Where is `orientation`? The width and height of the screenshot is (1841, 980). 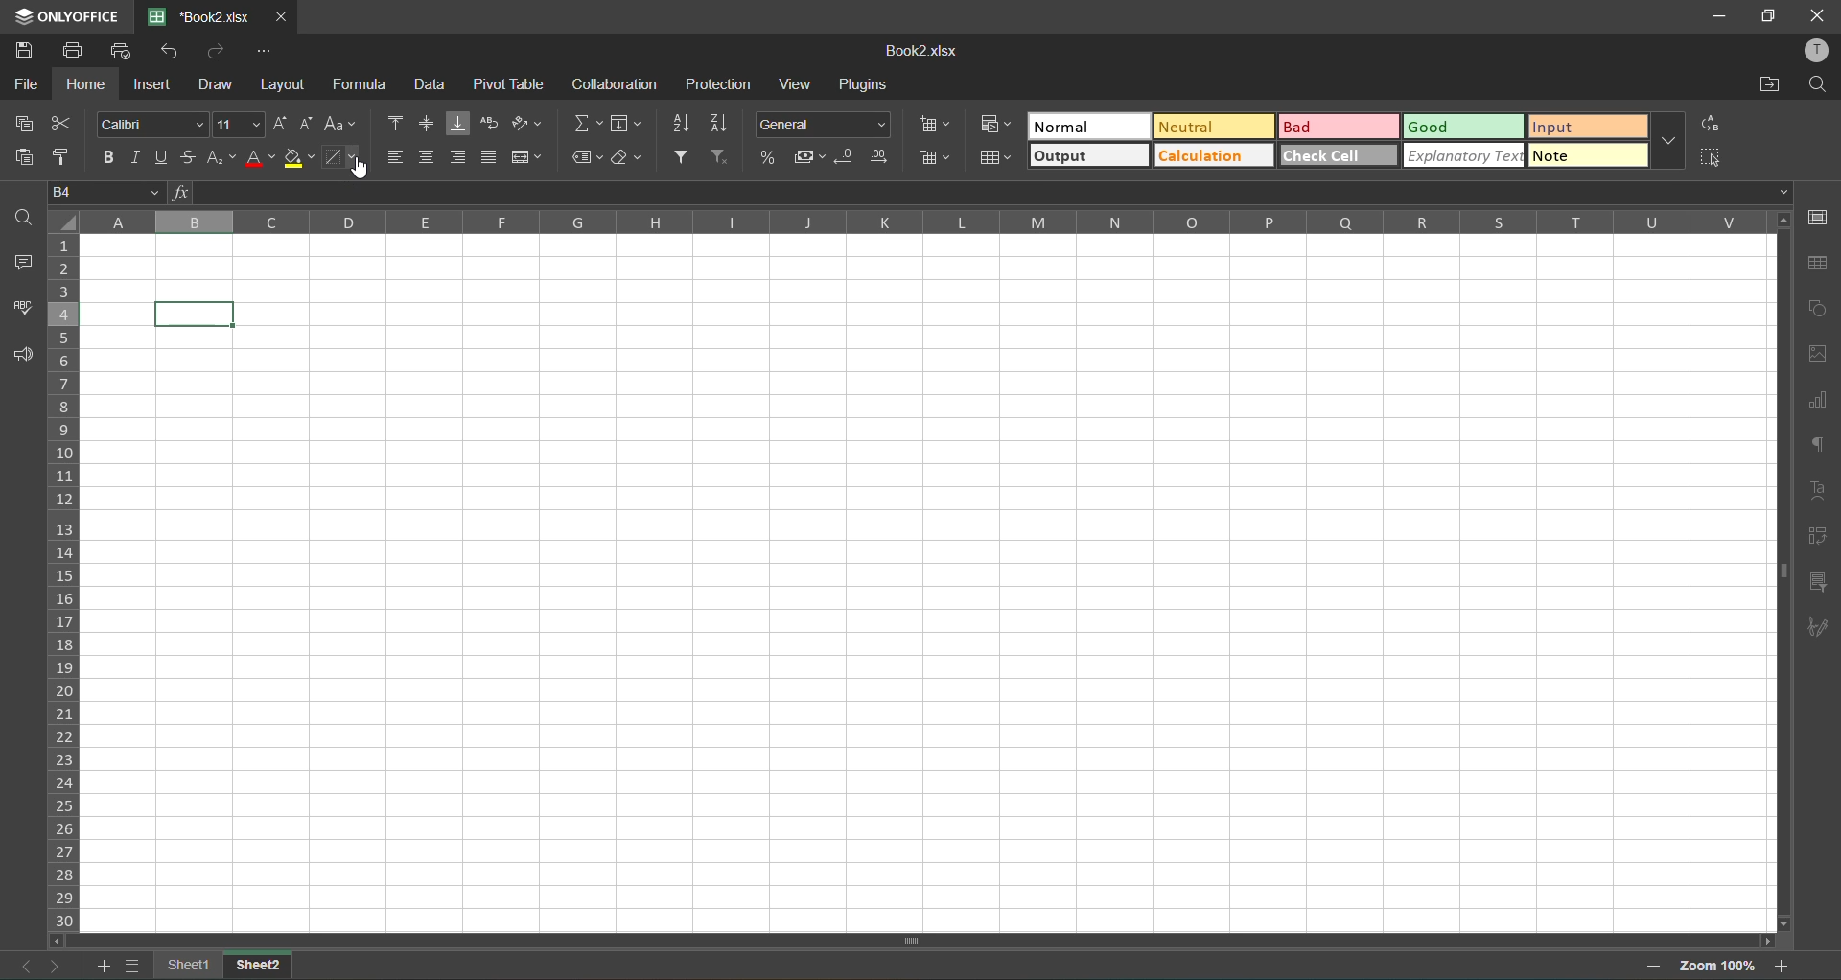 orientation is located at coordinates (526, 124).